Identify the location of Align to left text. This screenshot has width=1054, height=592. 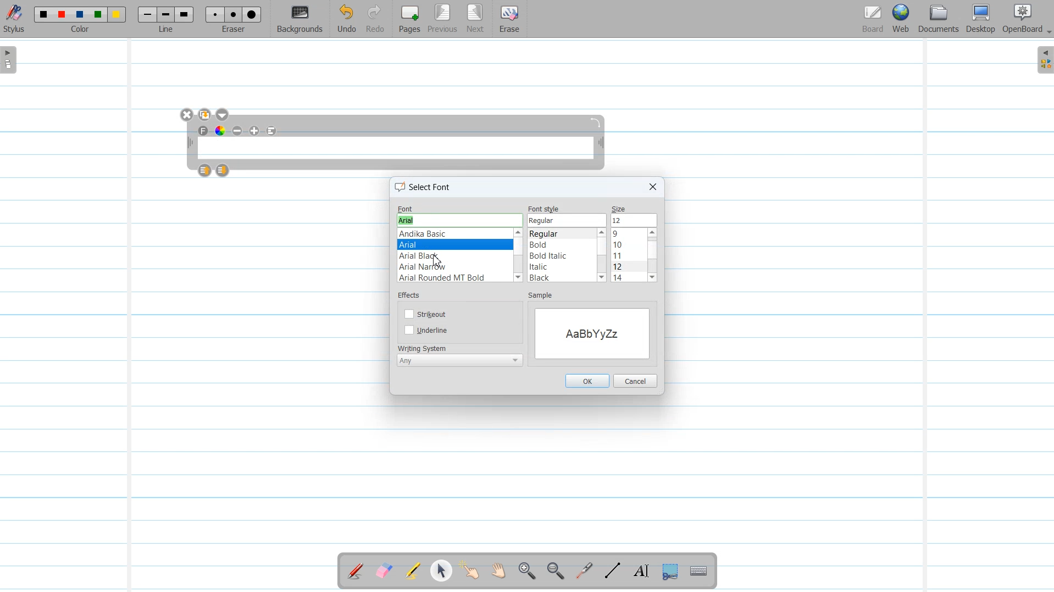
(272, 131).